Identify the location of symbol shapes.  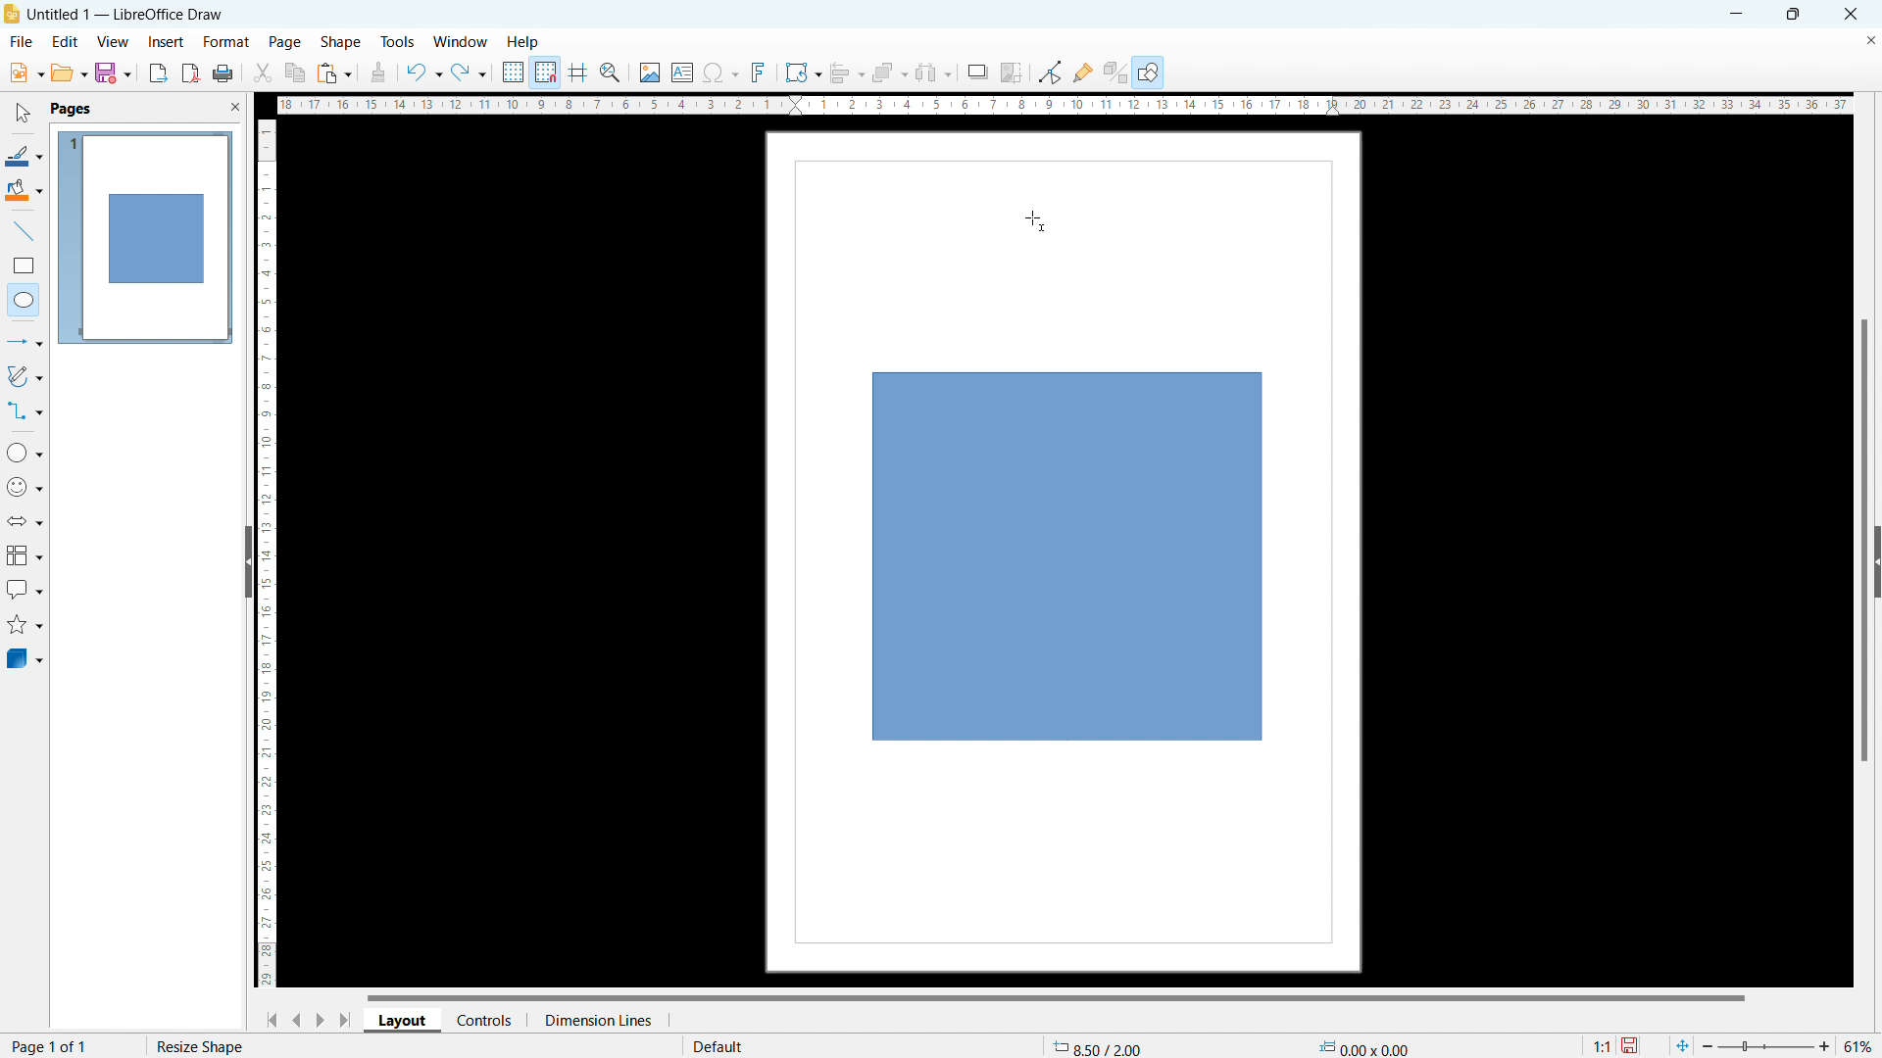
(25, 487).